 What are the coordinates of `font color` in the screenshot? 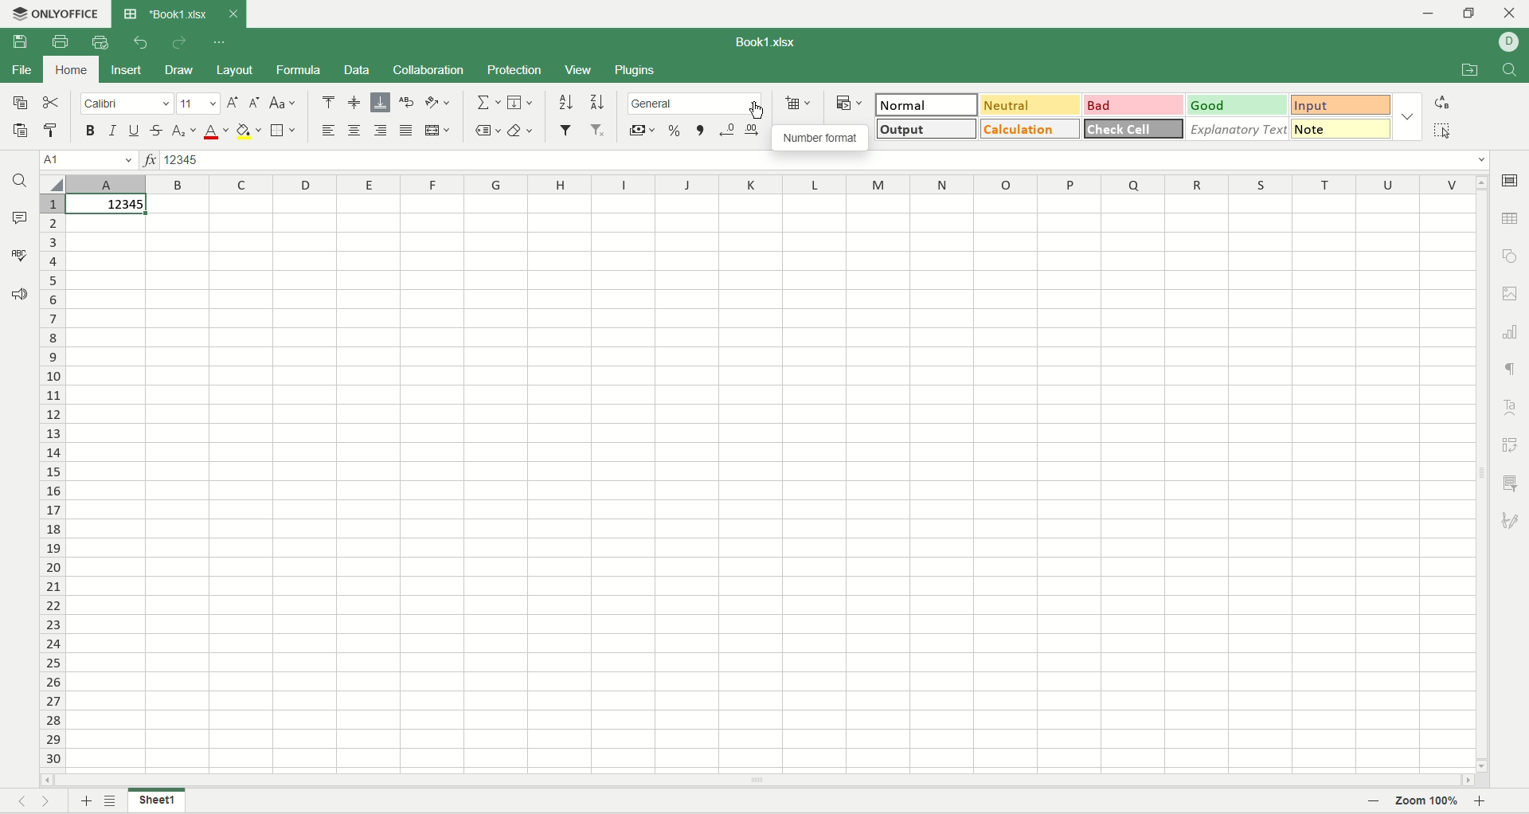 It's located at (216, 131).